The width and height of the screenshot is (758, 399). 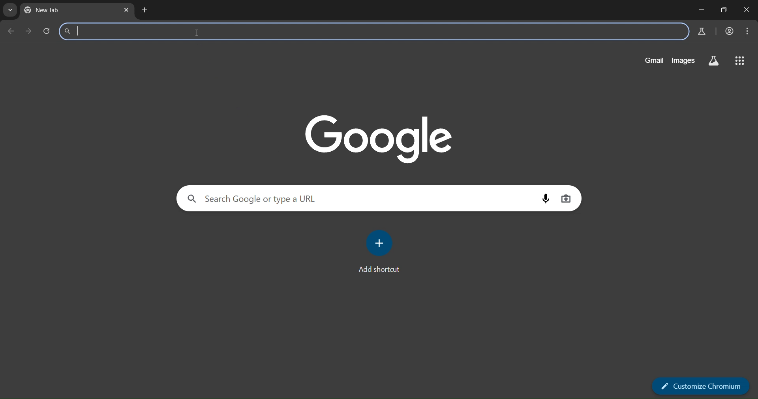 What do you see at coordinates (723, 10) in the screenshot?
I see `restore down` at bounding box center [723, 10].